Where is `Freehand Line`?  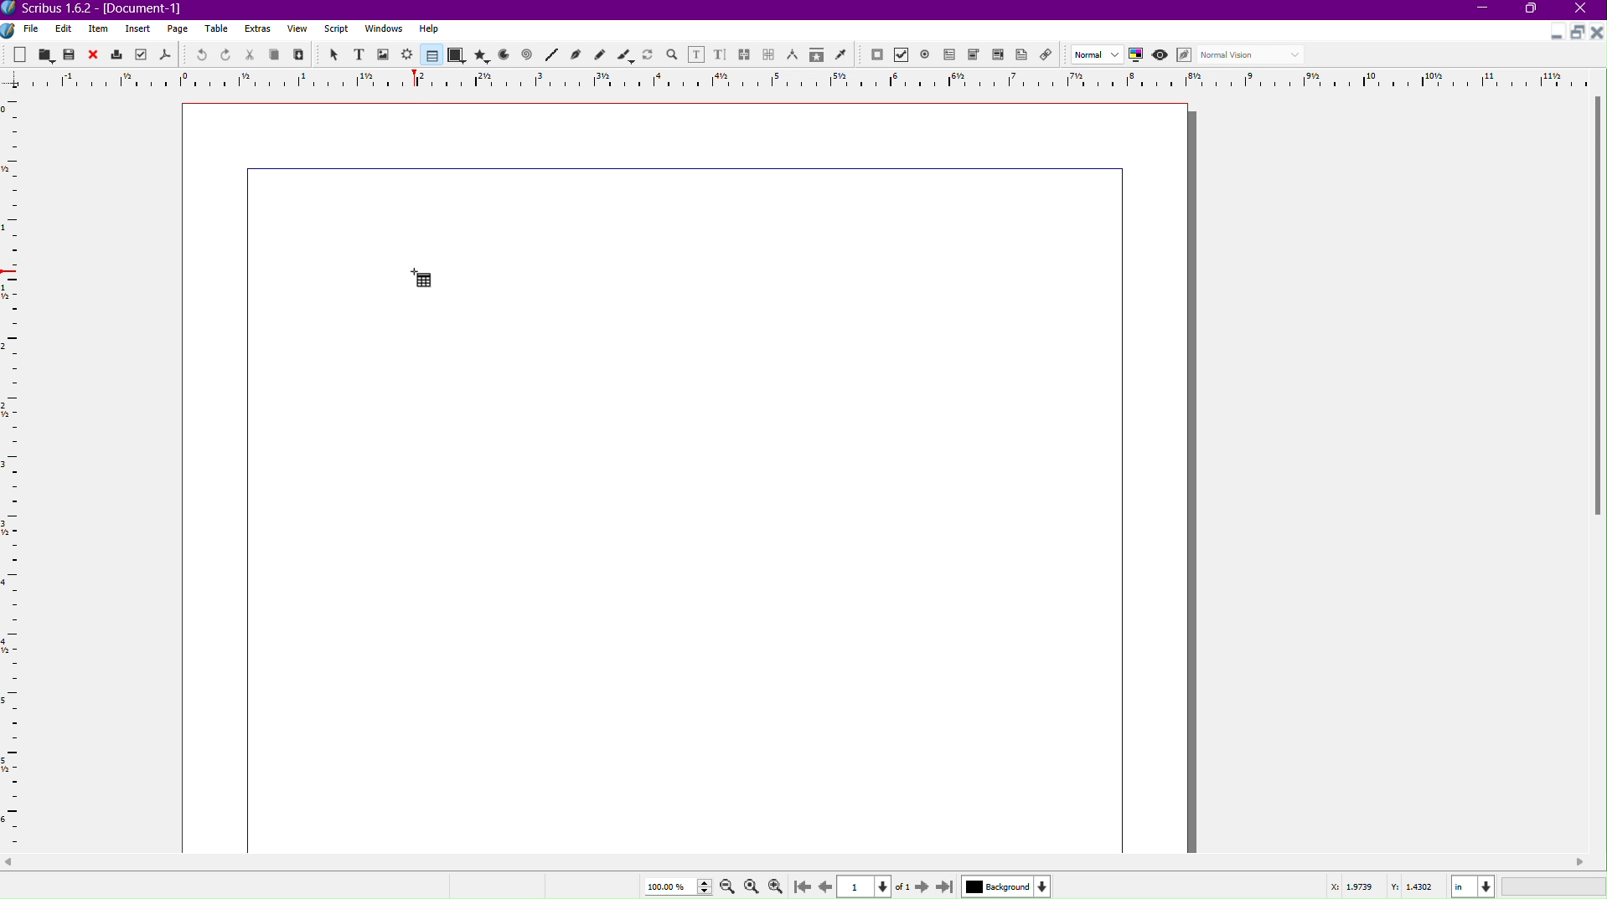 Freehand Line is located at coordinates (600, 54).